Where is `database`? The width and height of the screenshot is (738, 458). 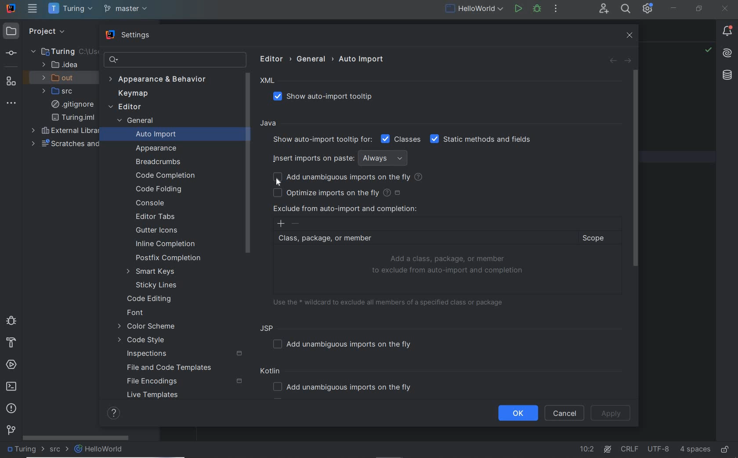 database is located at coordinates (727, 76).